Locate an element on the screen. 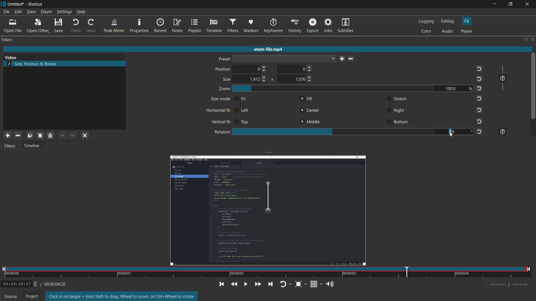 The image size is (536, 301). toggle play or pause is located at coordinates (246, 285).